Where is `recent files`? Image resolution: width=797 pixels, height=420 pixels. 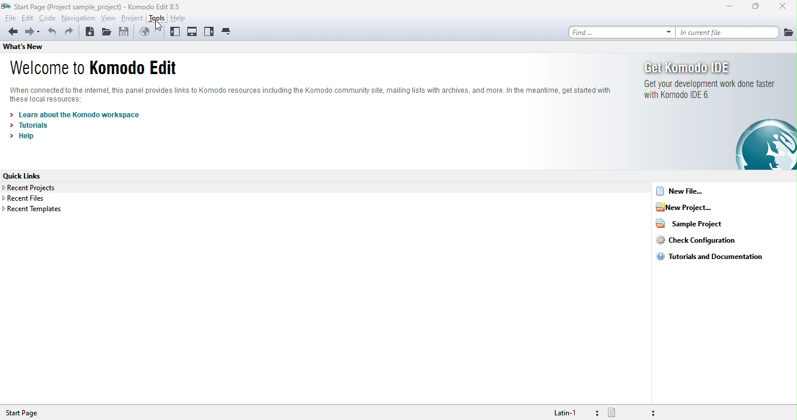 recent files is located at coordinates (32, 199).